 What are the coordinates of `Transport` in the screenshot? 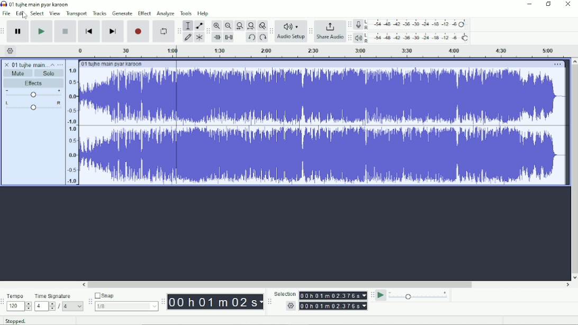 It's located at (77, 14).